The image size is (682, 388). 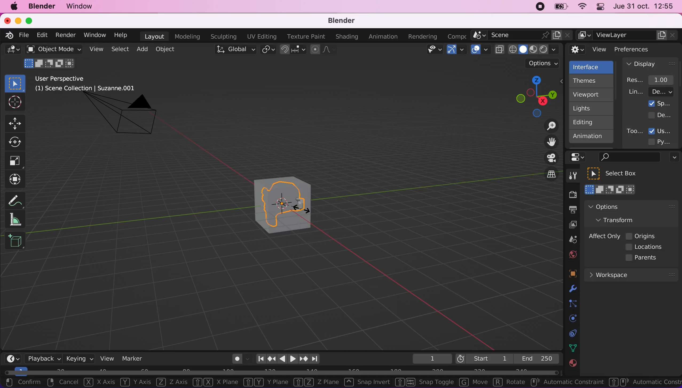 What do you see at coordinates (42, 358) in the screenshot?
I see `playback` at bounding box center [42, 358].